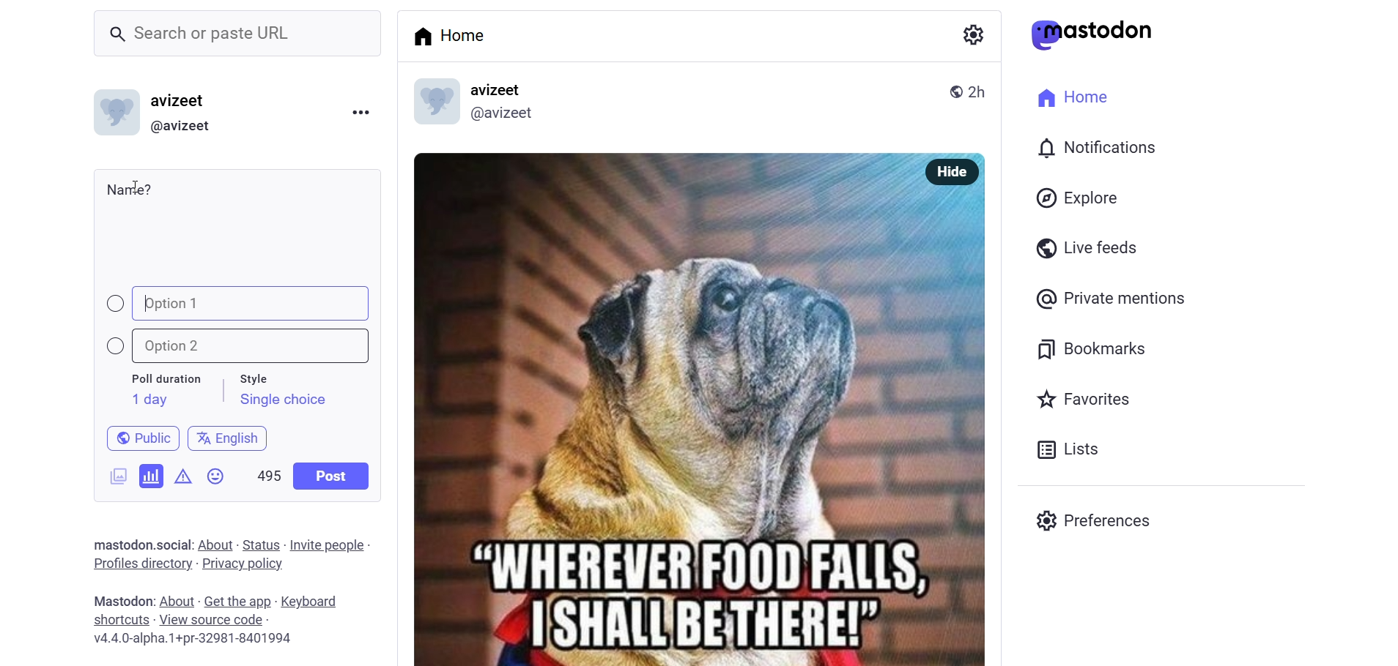 Image resolution: width=1398 pixels, height=666 pixels. I want to click on name?, so click(130, 189).